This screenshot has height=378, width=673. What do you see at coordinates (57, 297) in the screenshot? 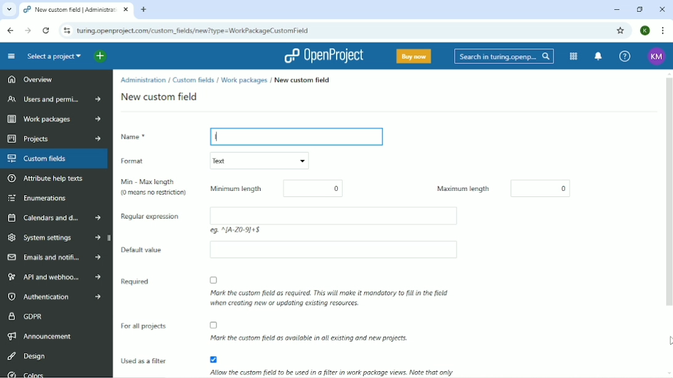
I see `Authentication` at bounding box center [57, 297].